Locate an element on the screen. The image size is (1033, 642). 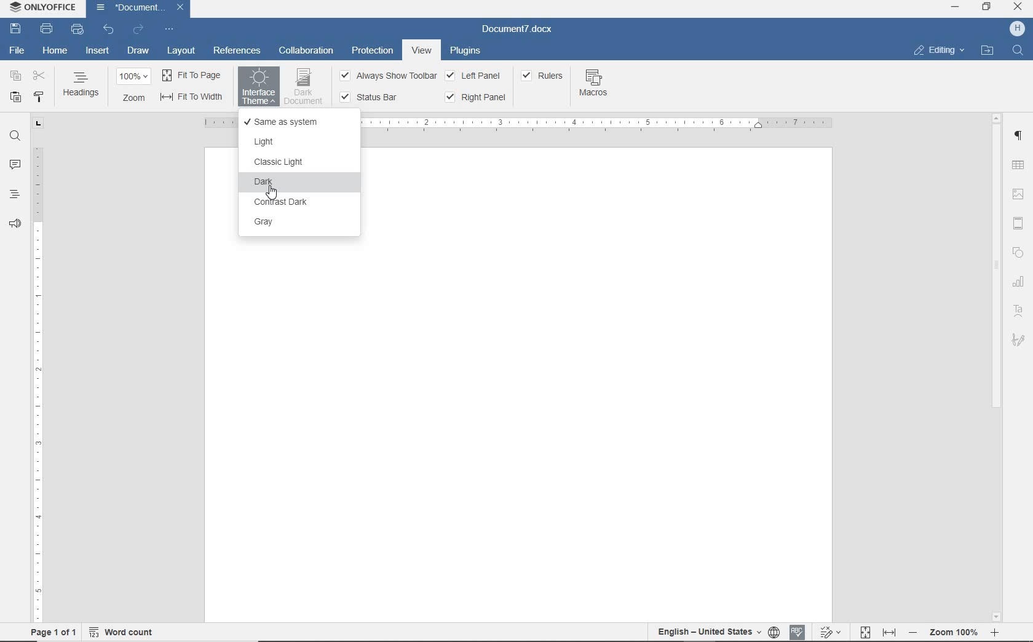
WORD COUNT is located at coordinates (123, 630).